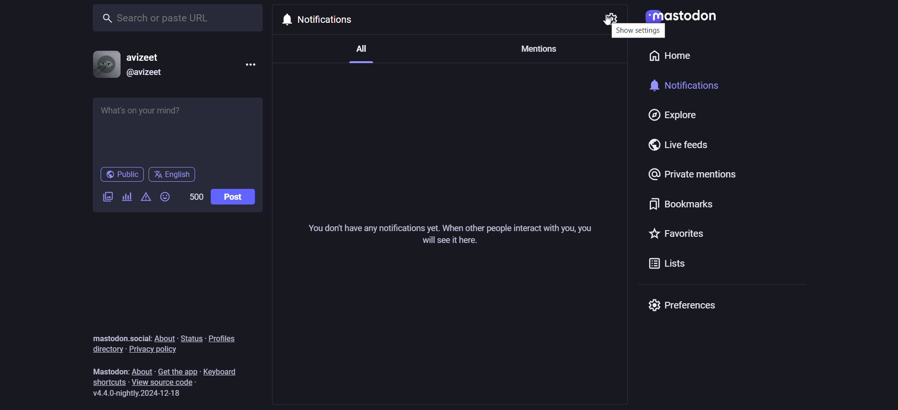 This screenshot has height=410, width=898. Describe the element at coordinates (669, 116) in the screenshot. I see `explore` at that location.